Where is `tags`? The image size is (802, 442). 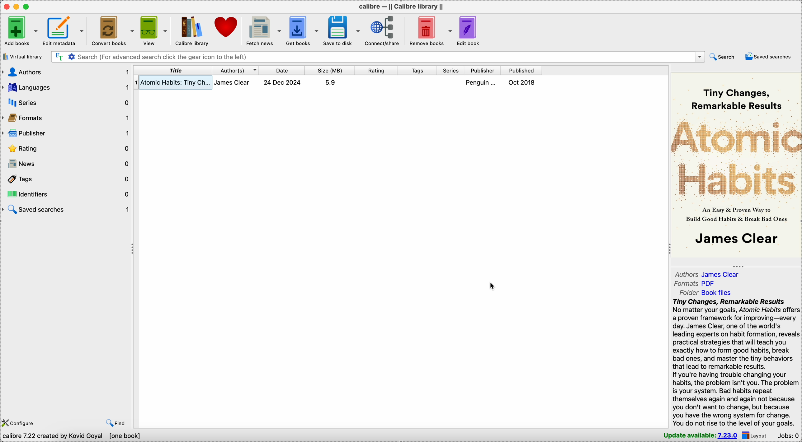 tags is located at coordinates (418, 71).